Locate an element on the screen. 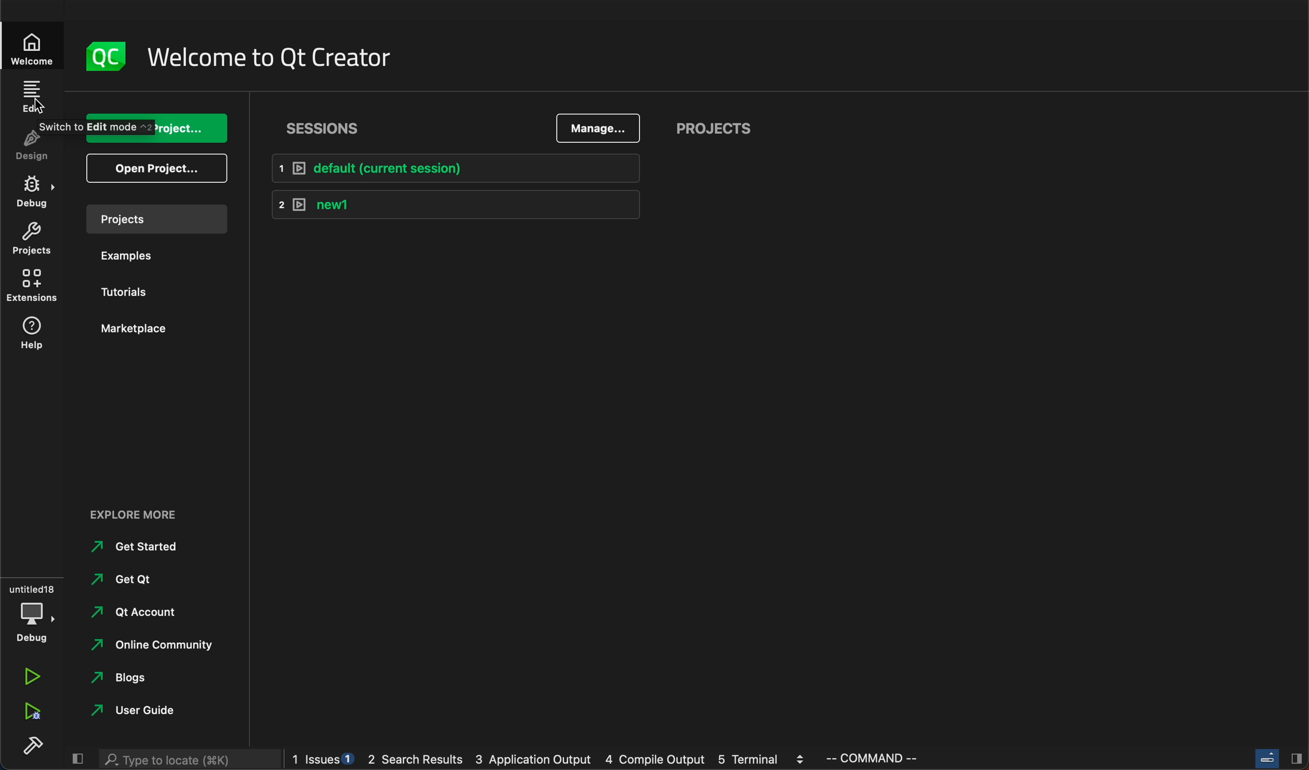 The height and width of the screenshot is (770, 1309). close slide bar is located at coordinates (1277, 757).